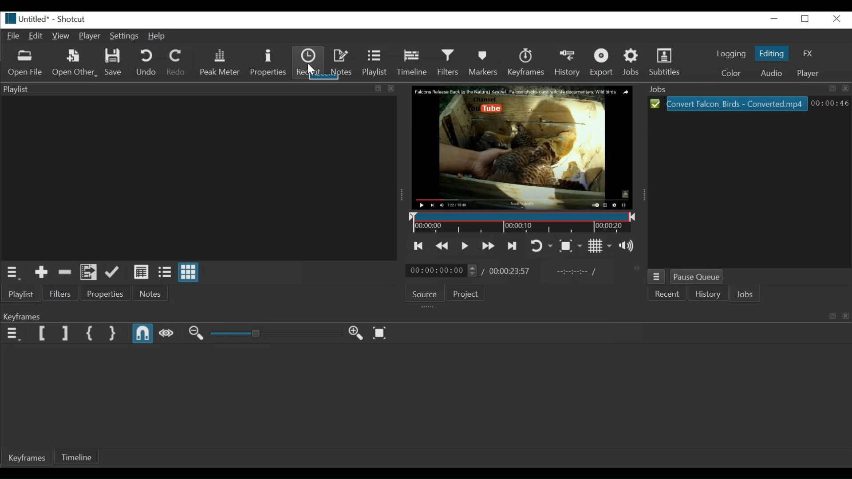 Image resolution: width=852 pixels, height=479 pixels. I want to click on In point, so click(578, 271).